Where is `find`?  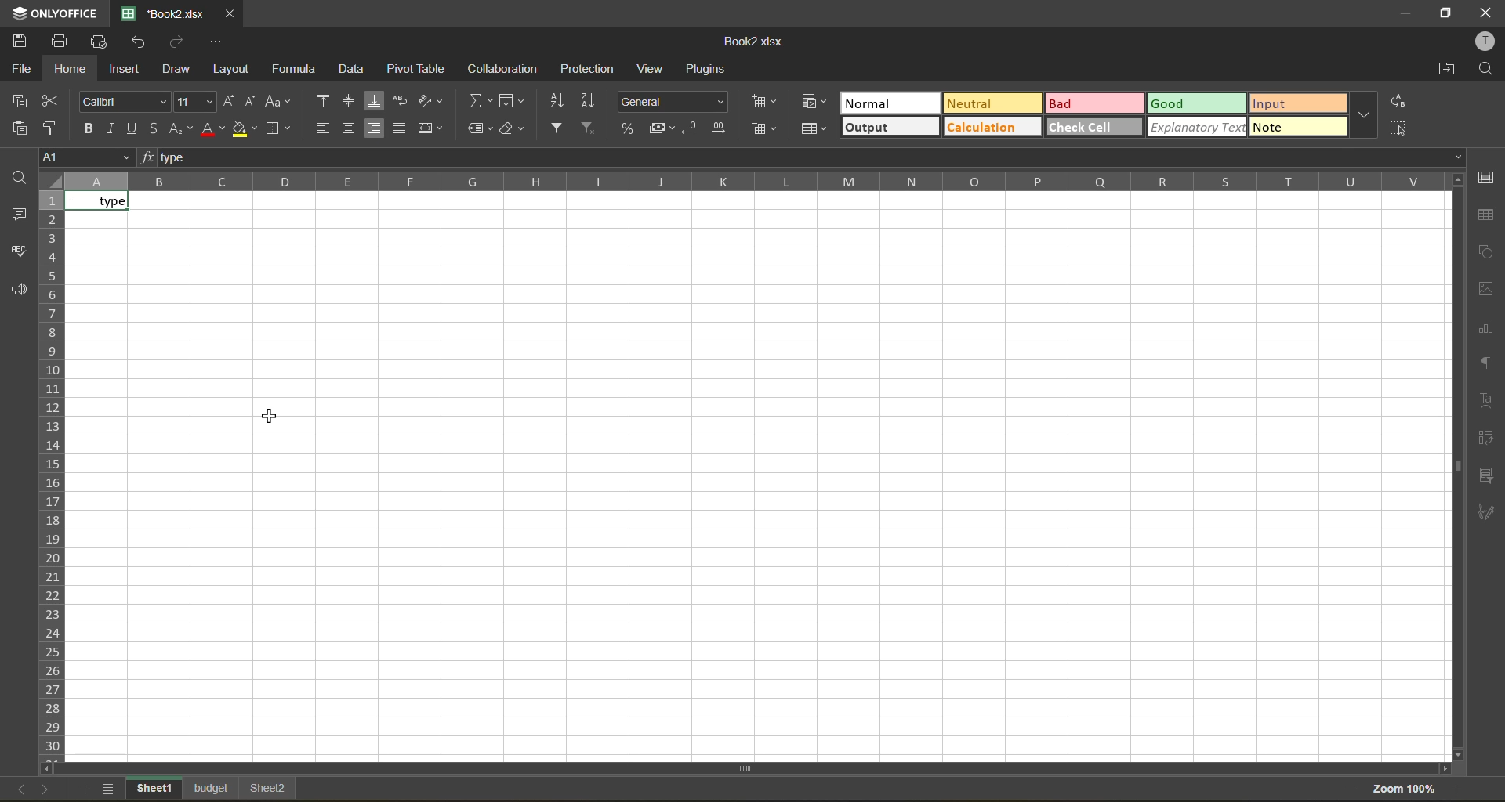 find is located at coordinates (1485, 70).